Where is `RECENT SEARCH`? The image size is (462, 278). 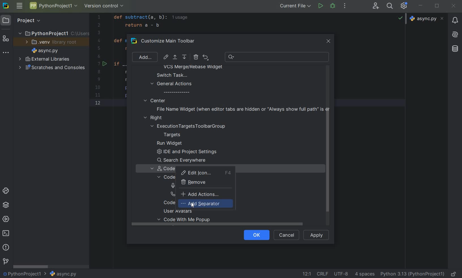
RECENT SEARCH is located at coordinates (277, 57).